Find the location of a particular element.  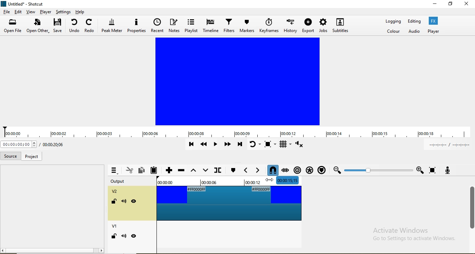

history is located at coordinates (291, 25).